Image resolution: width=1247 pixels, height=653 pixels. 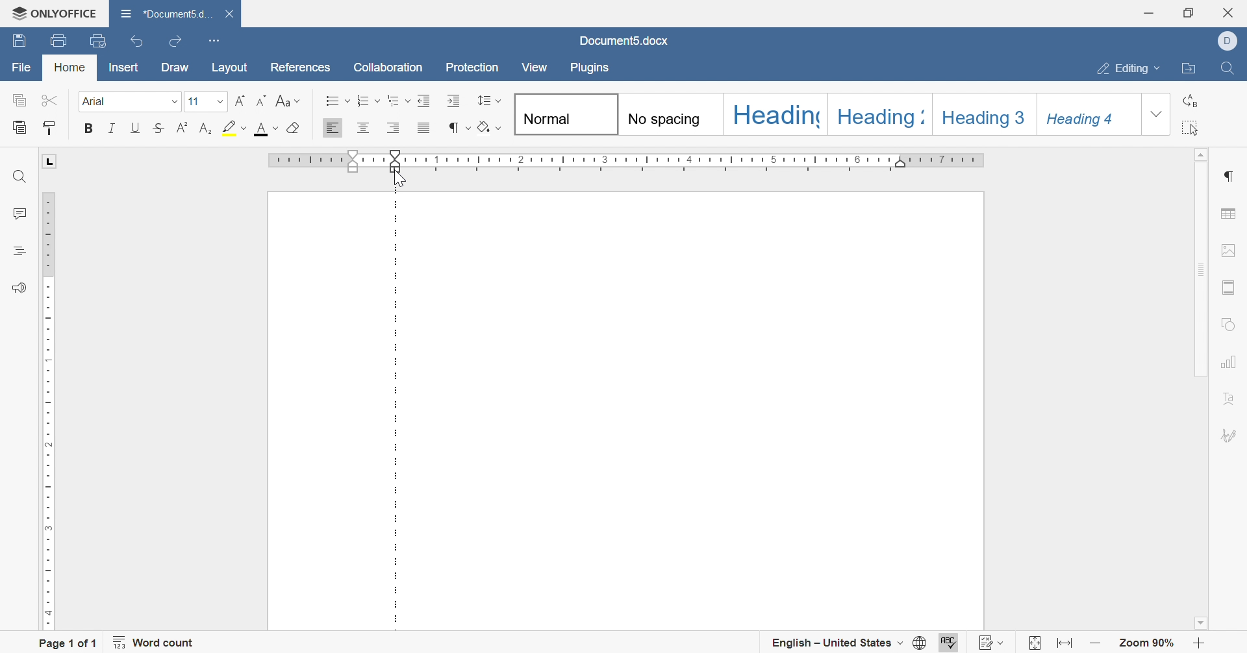 What do you see at coordinates (23, 69) in the screenshot?
I see `file` at bounding box center [23, 69].